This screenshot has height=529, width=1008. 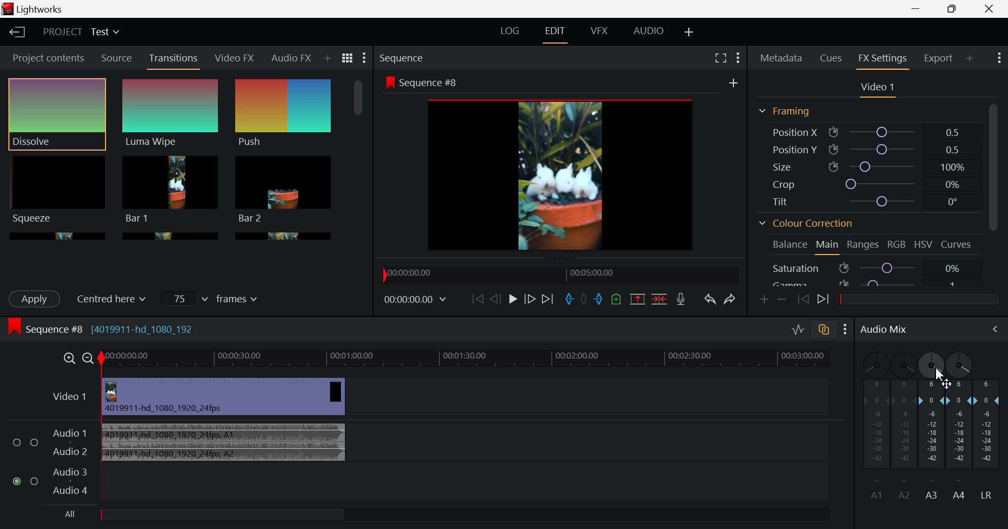 I want to click on Bar 1, so click(x=283, y=189).